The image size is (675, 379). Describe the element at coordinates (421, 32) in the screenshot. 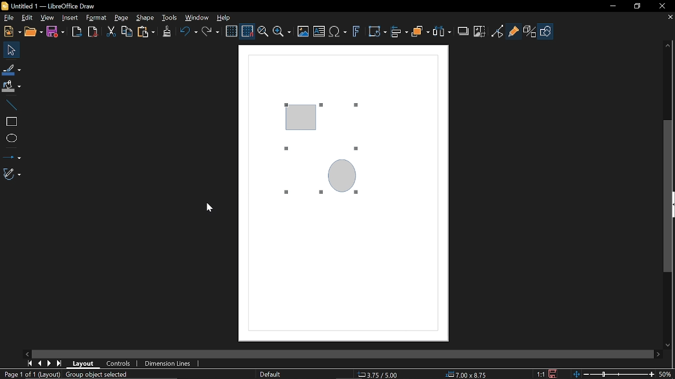

I see `Arrange` at that location.